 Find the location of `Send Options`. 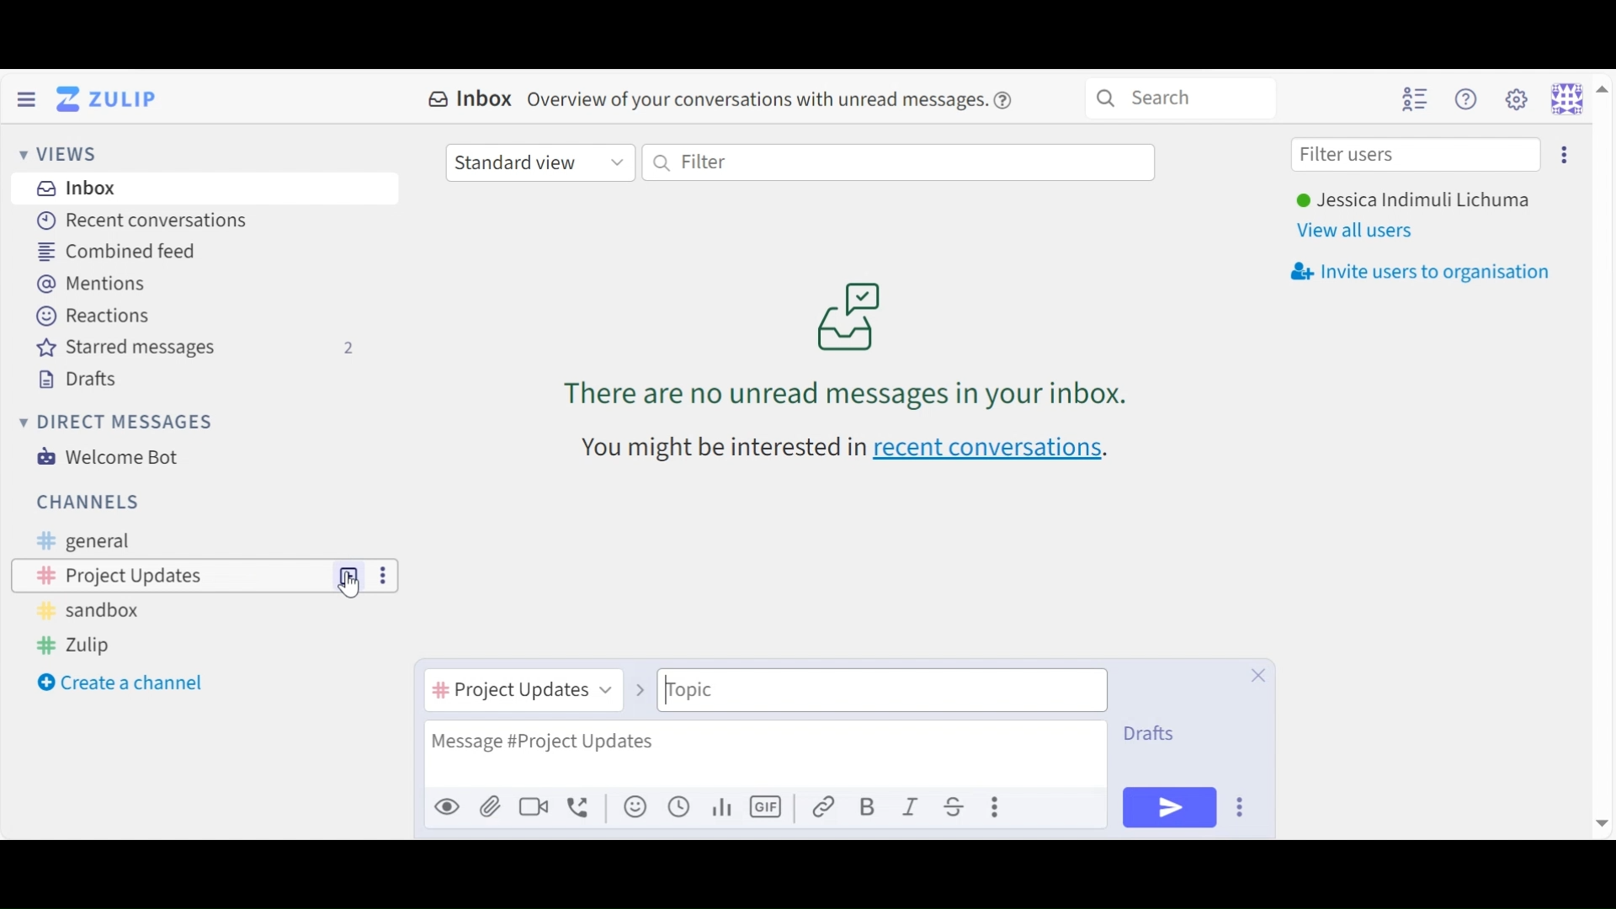

Send Options is located at coordinates (1241, 806).